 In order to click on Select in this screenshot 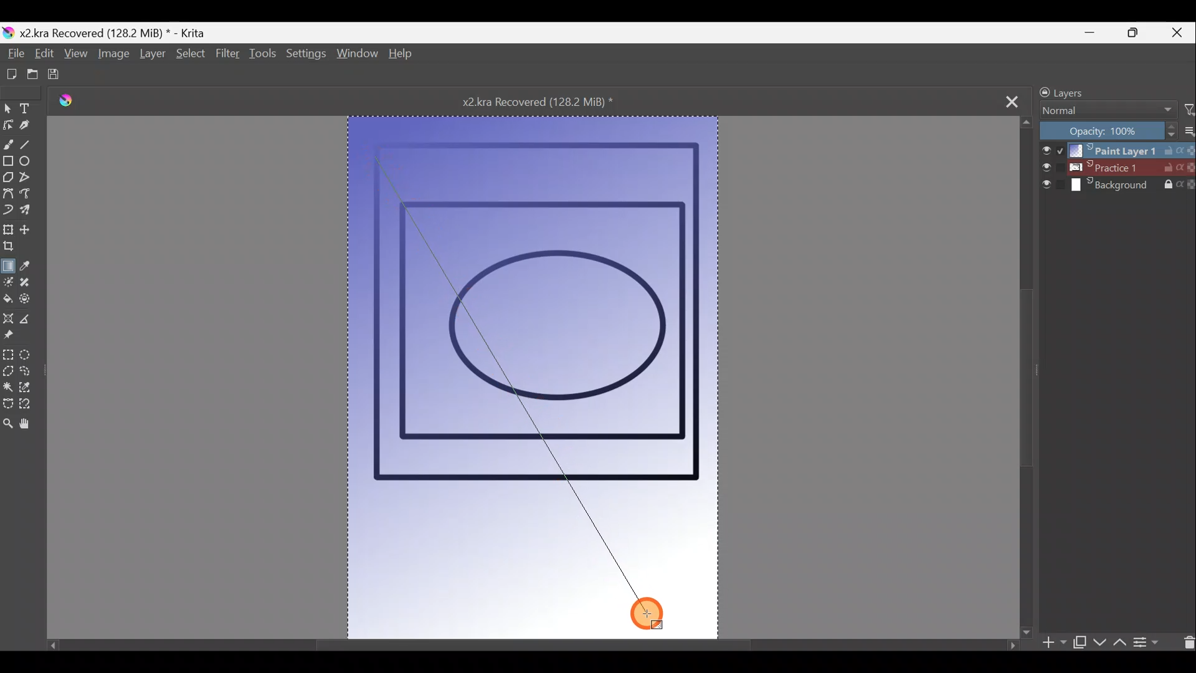, I will do `click(189, 54)`.